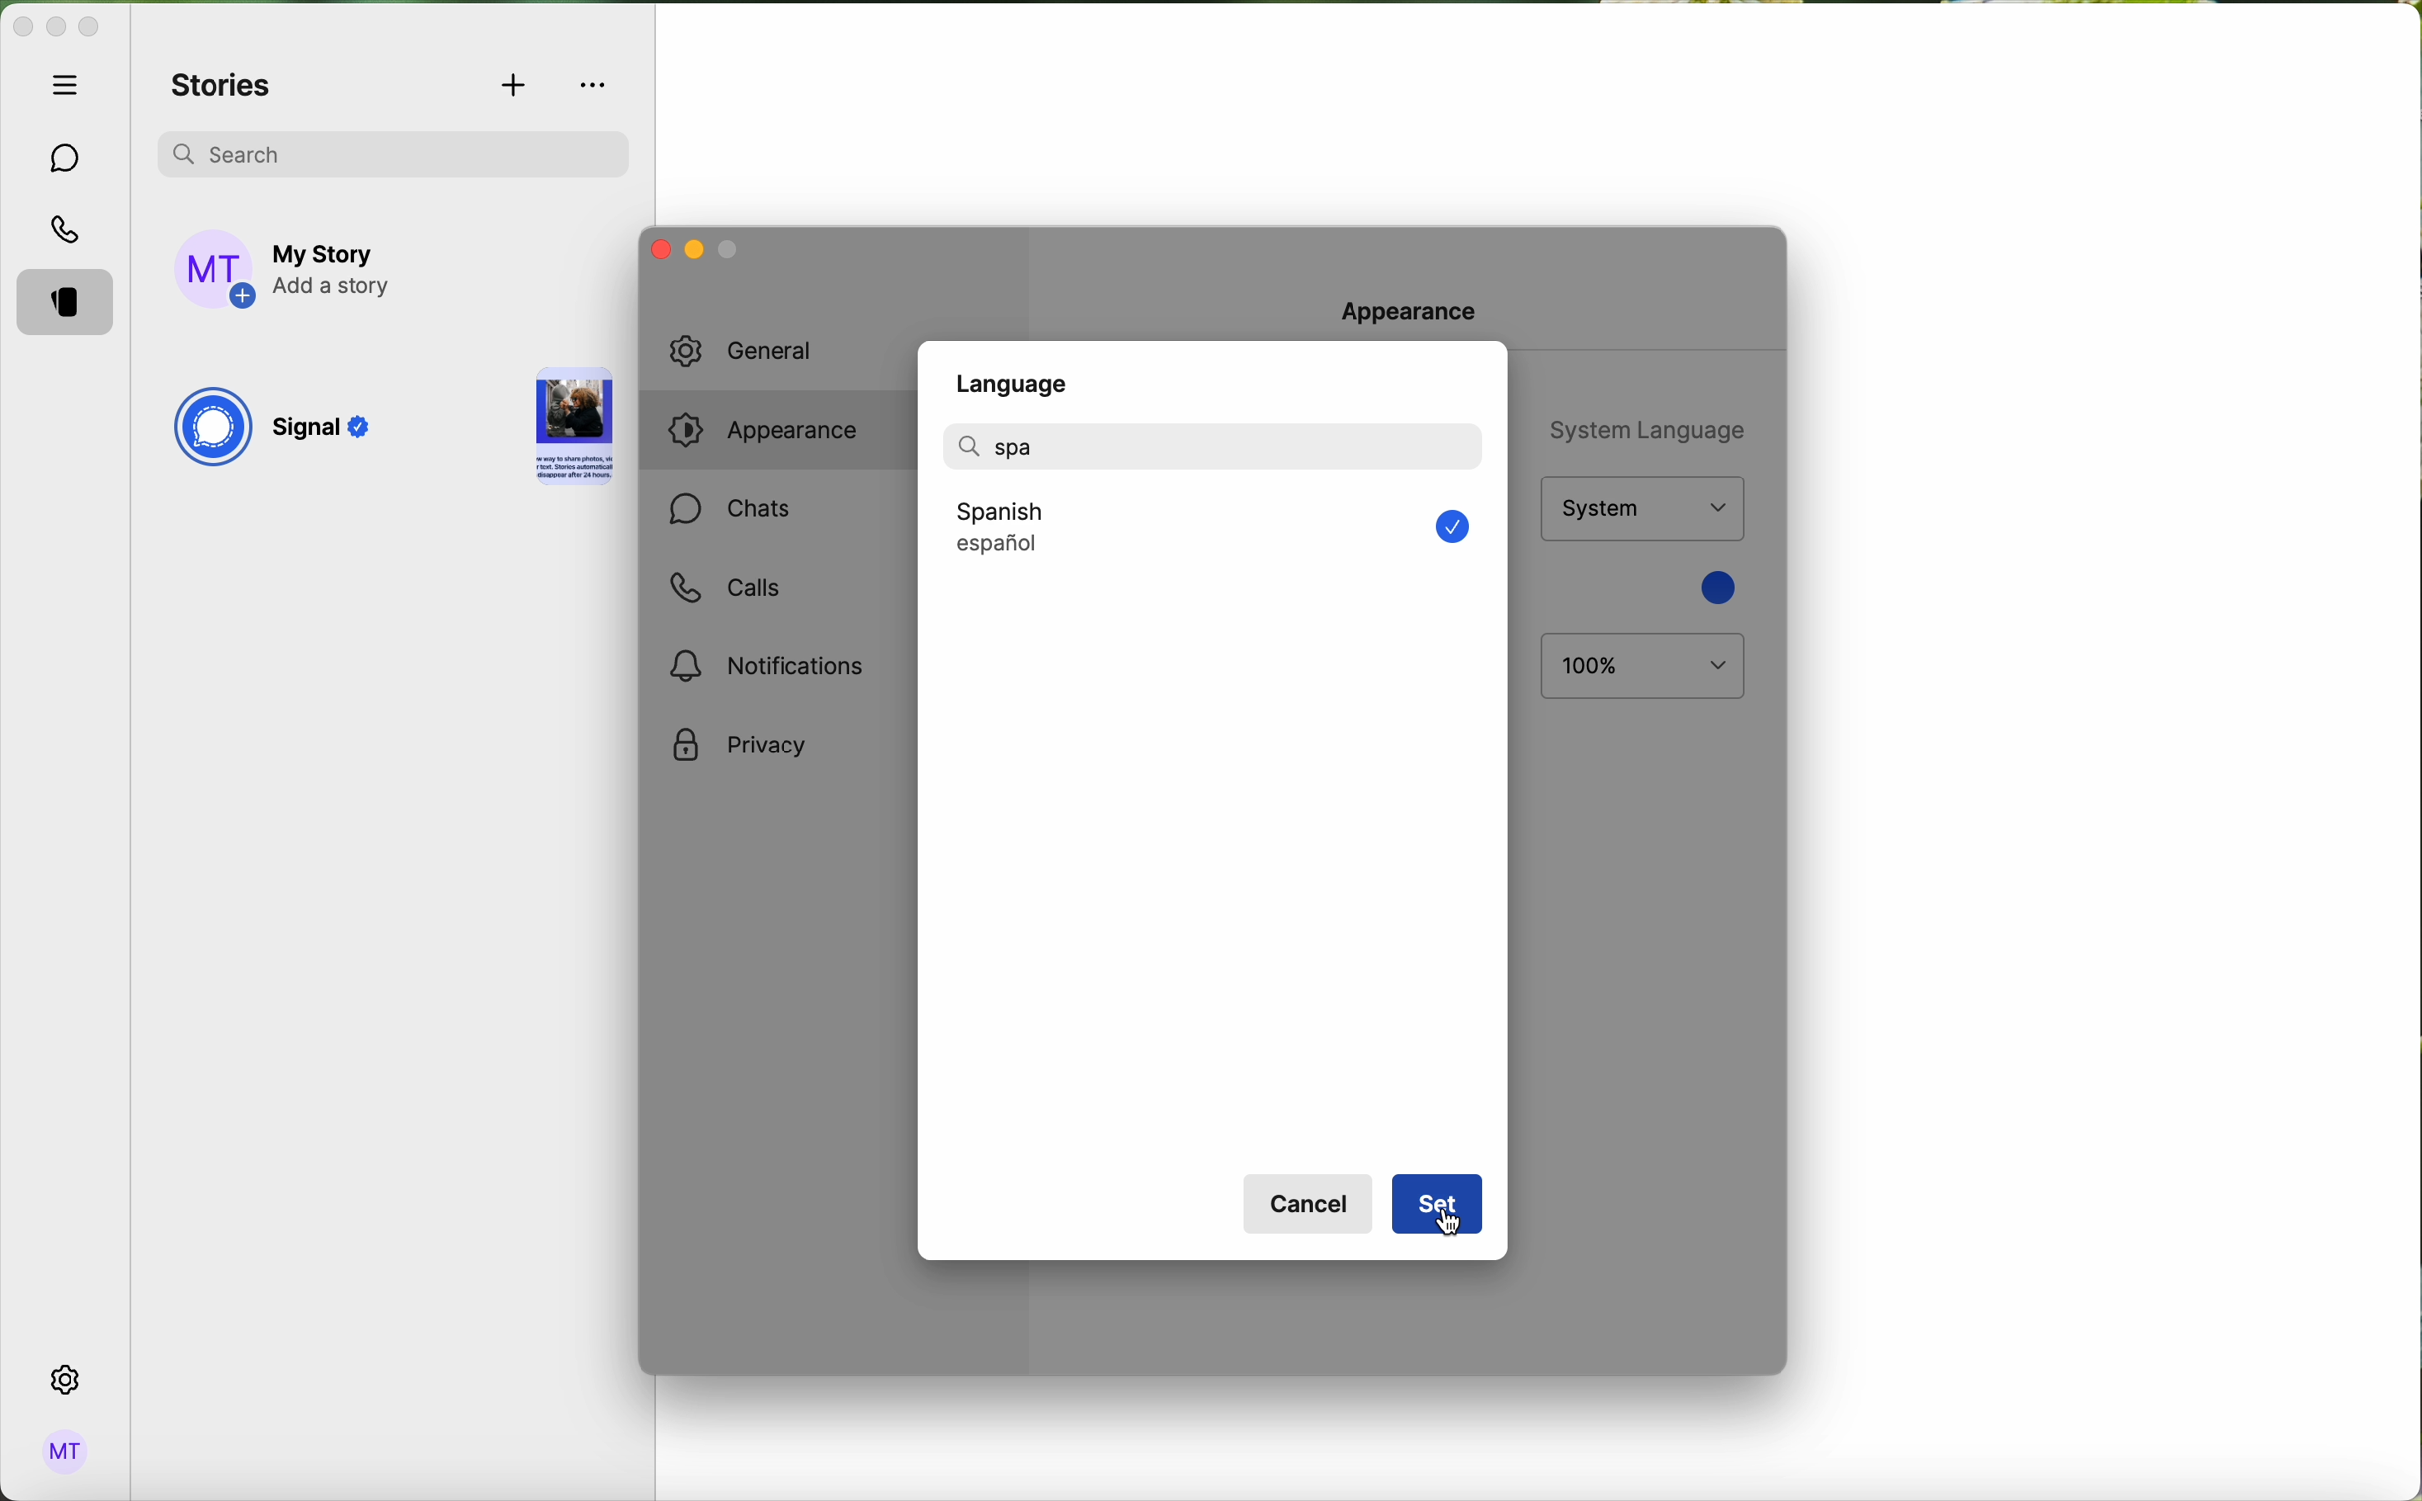 The width and height of the screenshot is (2422, 1501). What do you see at coordinates (656, 248) in the screenshot?
I see `close window` at bounding box center [656, 248].